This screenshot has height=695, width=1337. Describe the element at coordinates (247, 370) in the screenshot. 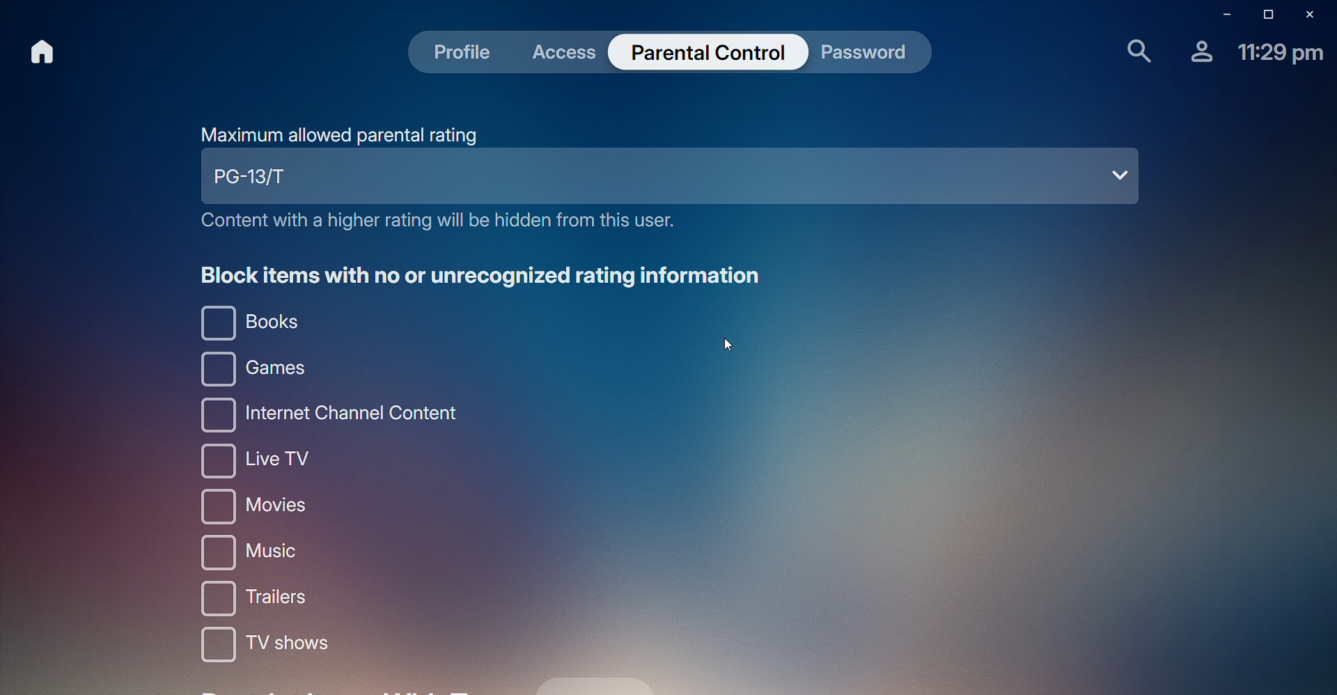

I see `Games` at that location.